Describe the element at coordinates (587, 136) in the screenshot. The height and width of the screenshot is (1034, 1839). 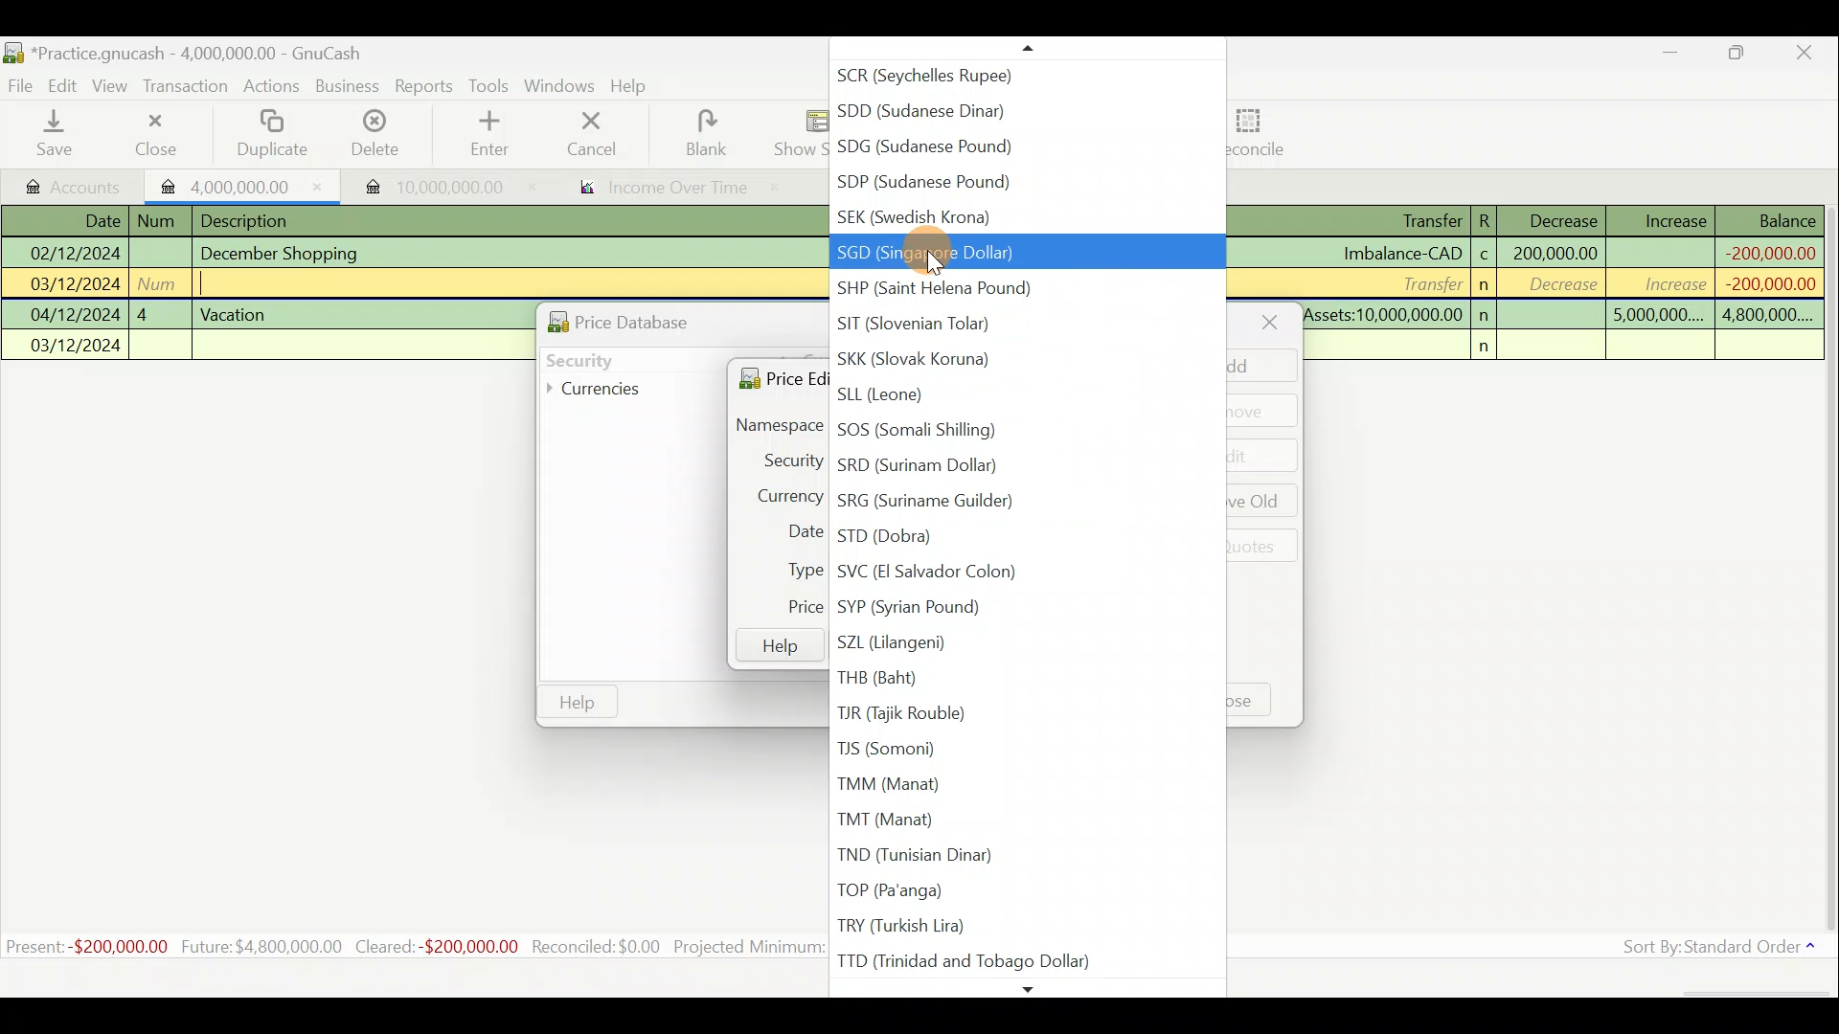
I see `Cancel` at that location.